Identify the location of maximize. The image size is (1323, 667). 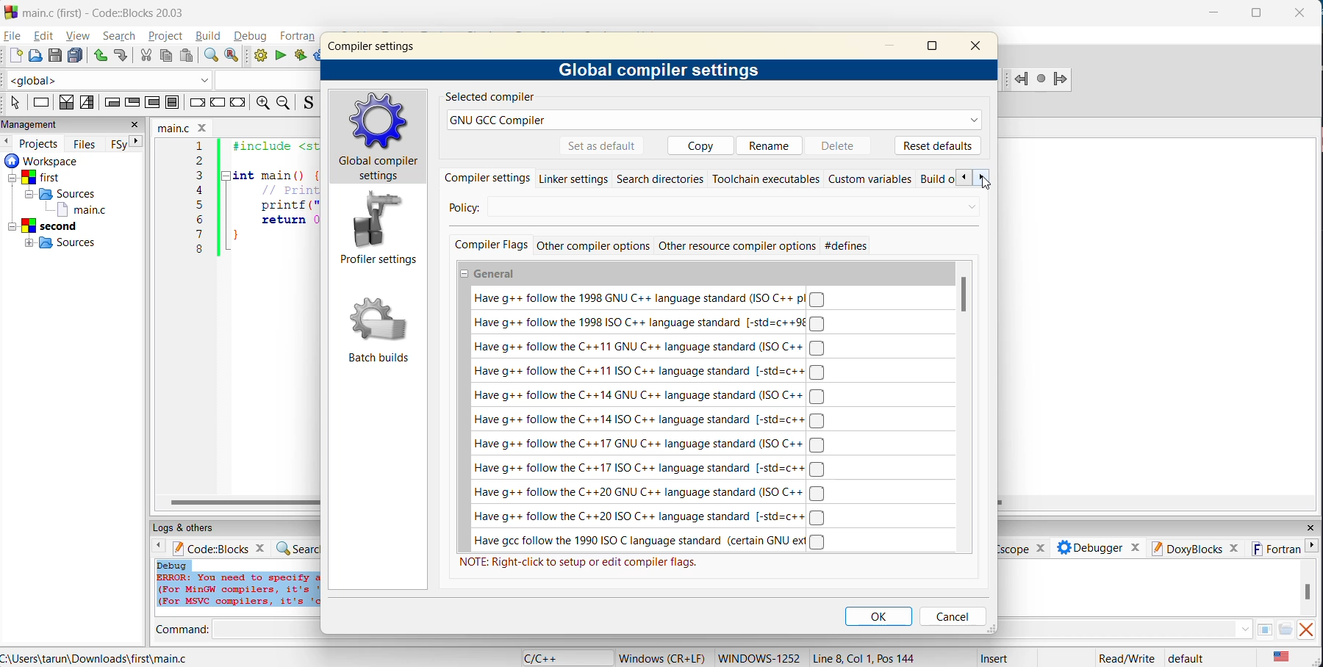
(1256, 12).